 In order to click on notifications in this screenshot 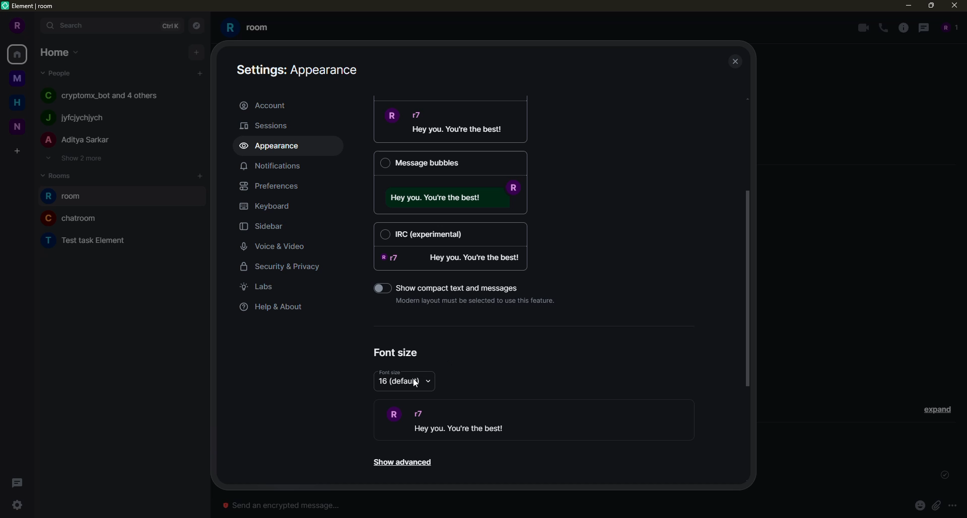, I will do `click(270, 165)`.